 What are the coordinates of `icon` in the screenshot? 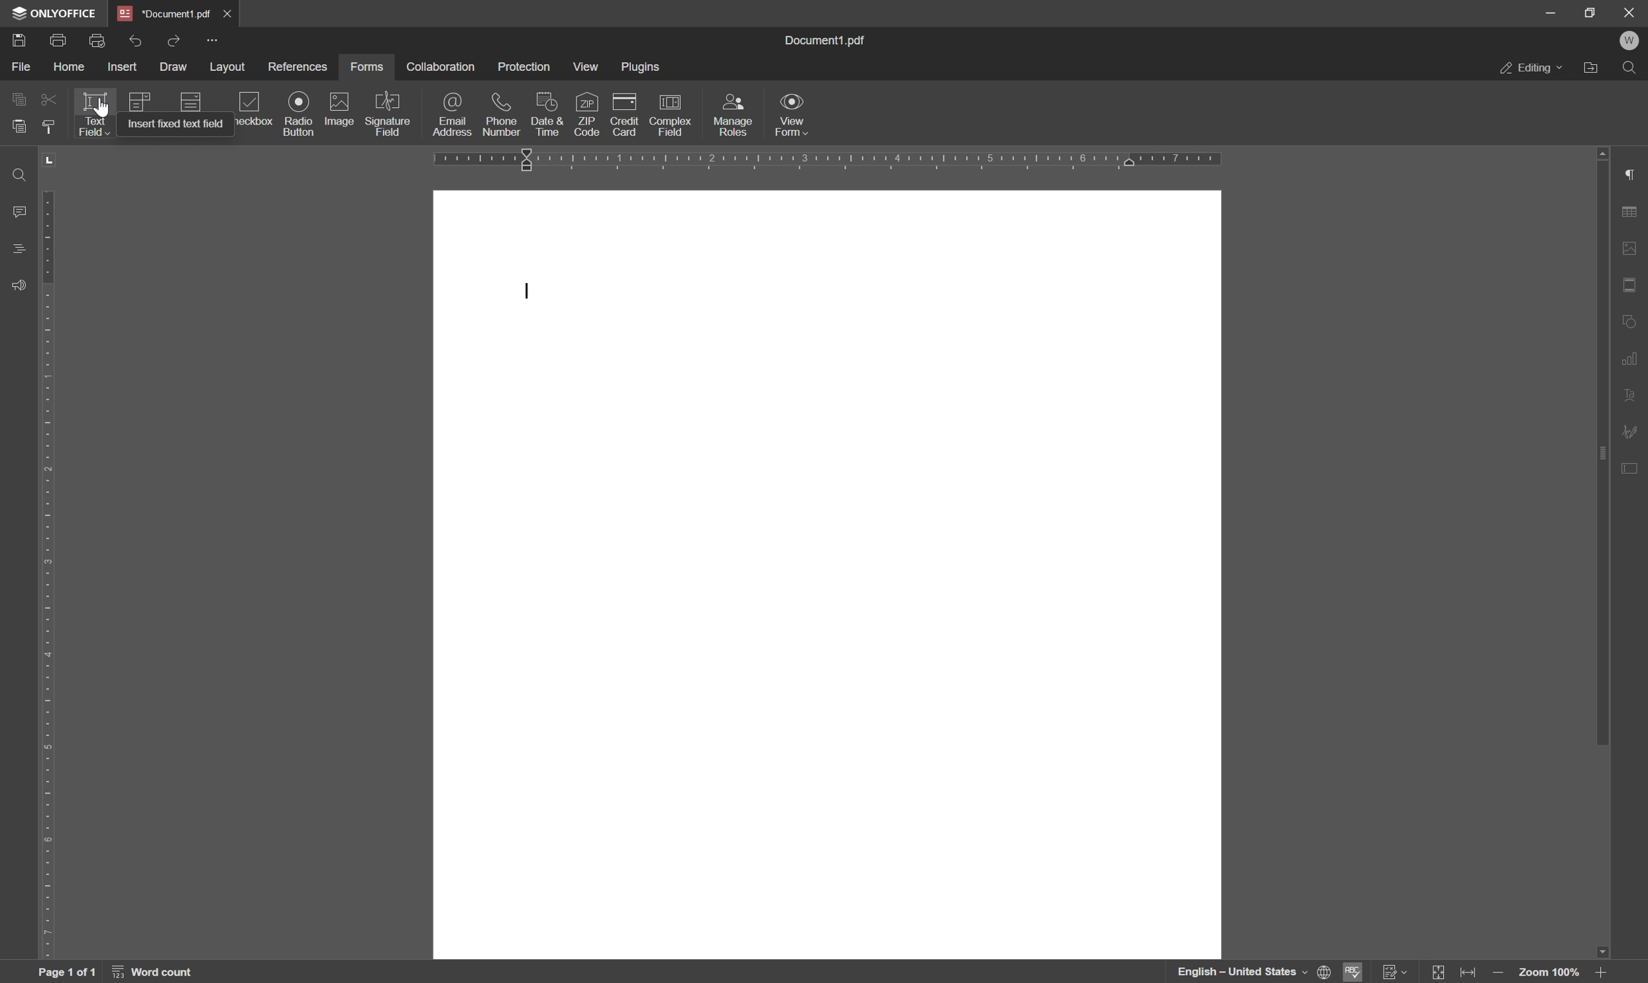 It's located at (192, 101).